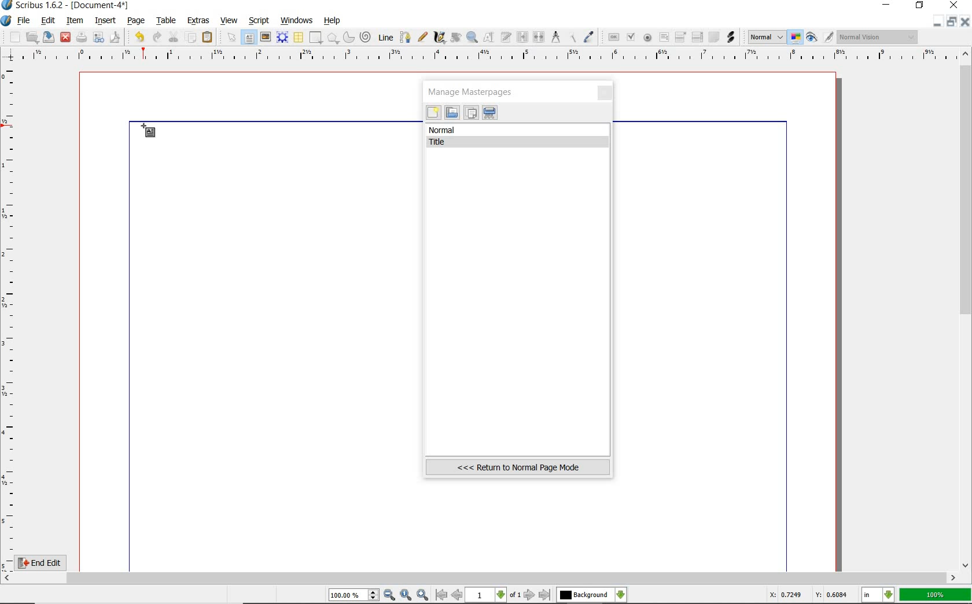 The image size is (972, 604). Describe the element at coordinates (606, 94) in the screenshot. I see `close` at that location.